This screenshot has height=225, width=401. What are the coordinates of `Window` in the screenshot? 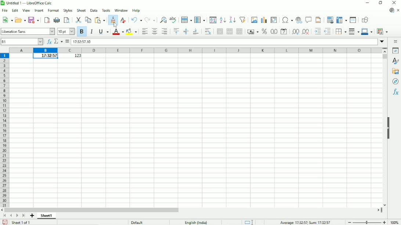 It's located at (120, 10).